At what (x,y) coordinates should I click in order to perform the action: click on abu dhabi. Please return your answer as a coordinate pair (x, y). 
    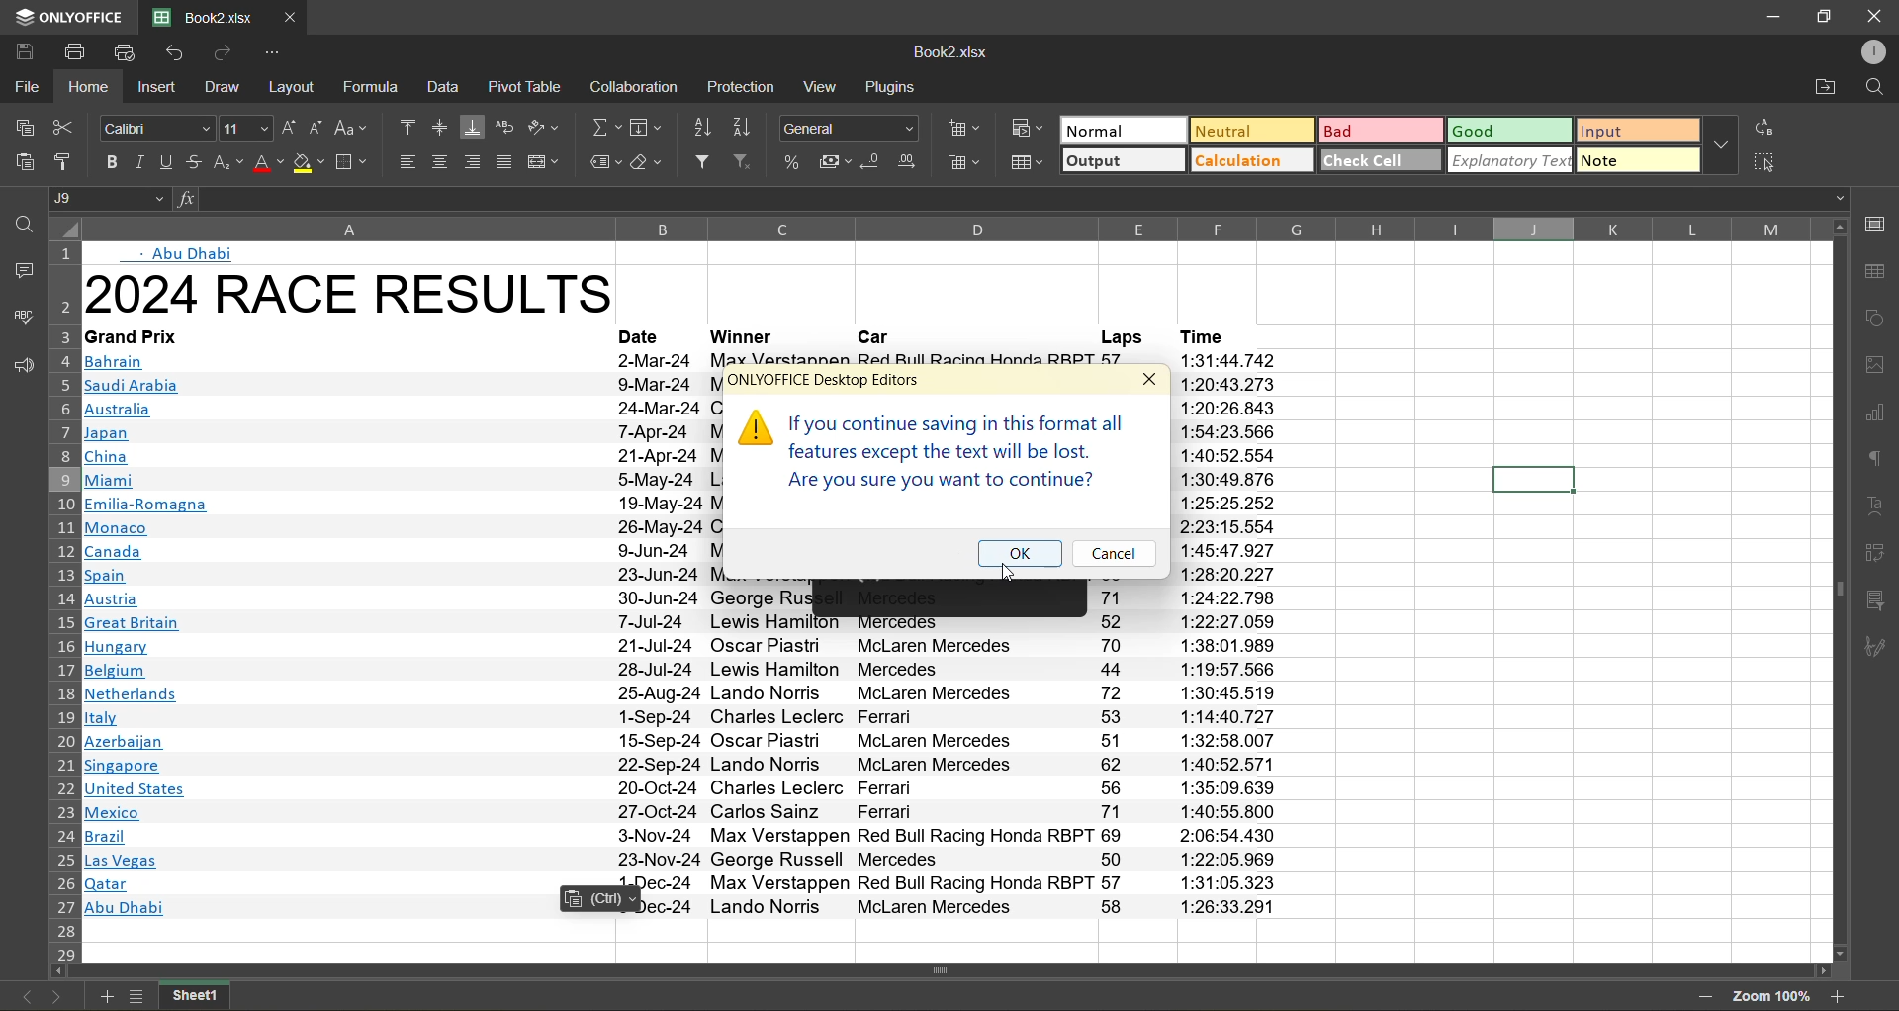
    Looking at the image, I should click on (194, 255).